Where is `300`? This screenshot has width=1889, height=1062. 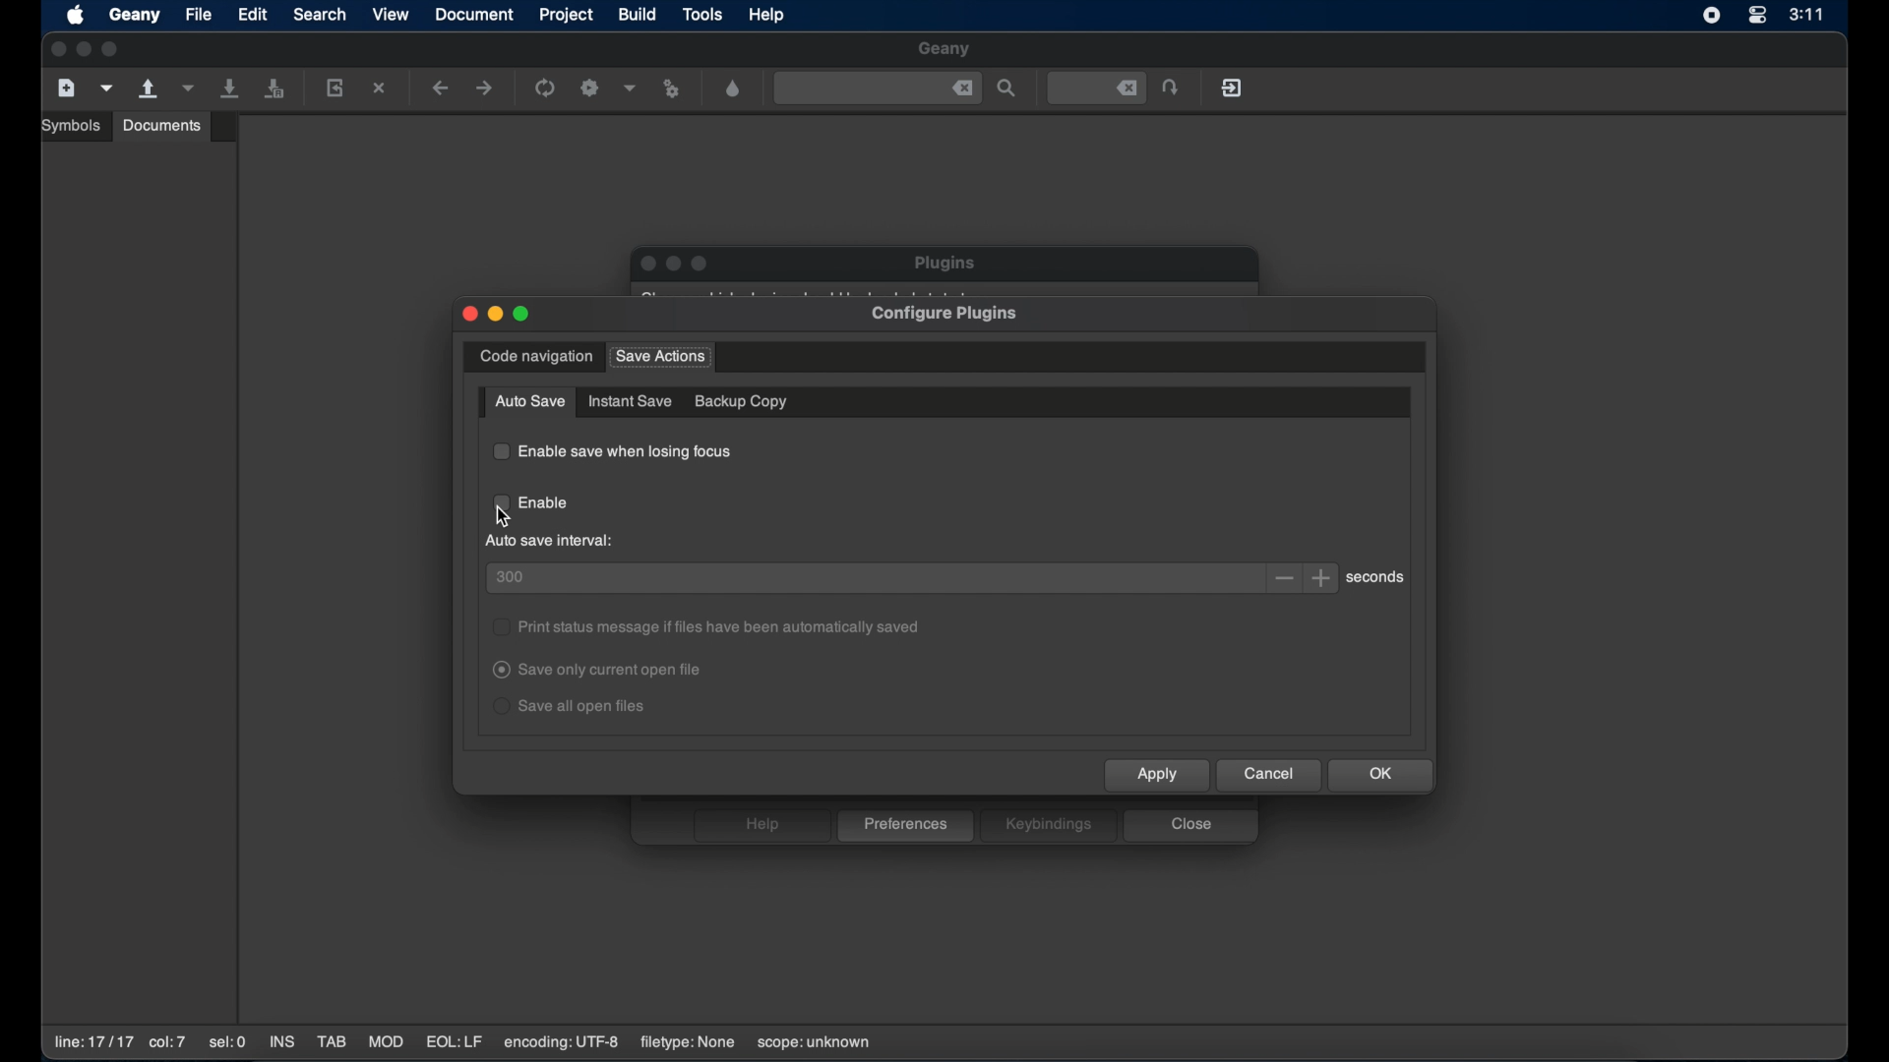
300 is located at coordinates (511, 577).